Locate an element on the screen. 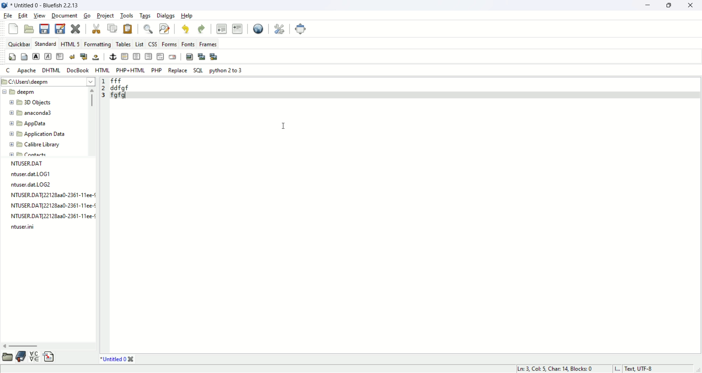 The height and width of the screenshot is (373, 702). open is located at coordinates (30, 29).